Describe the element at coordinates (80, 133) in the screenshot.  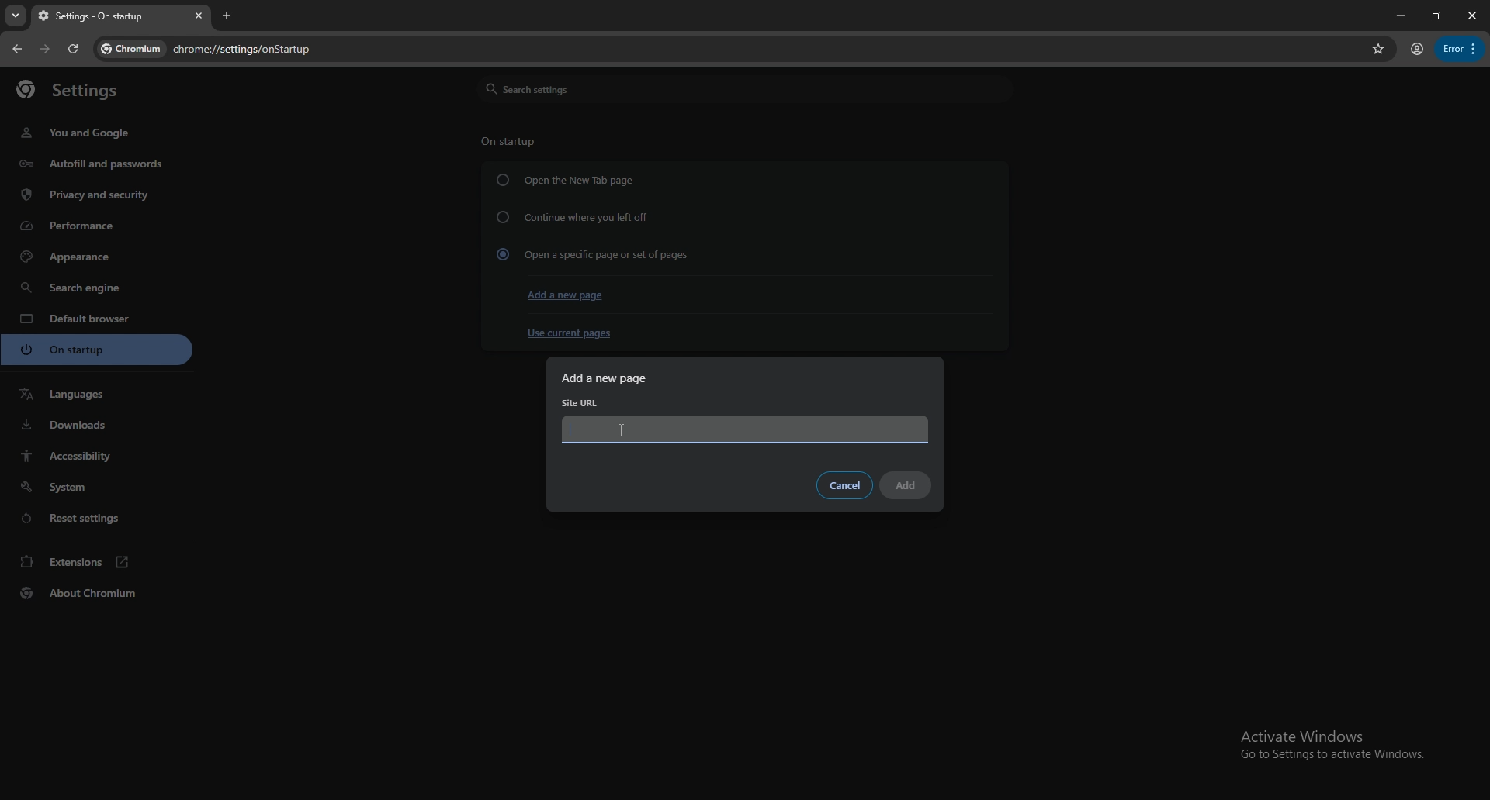
I see `you and google` at that location.